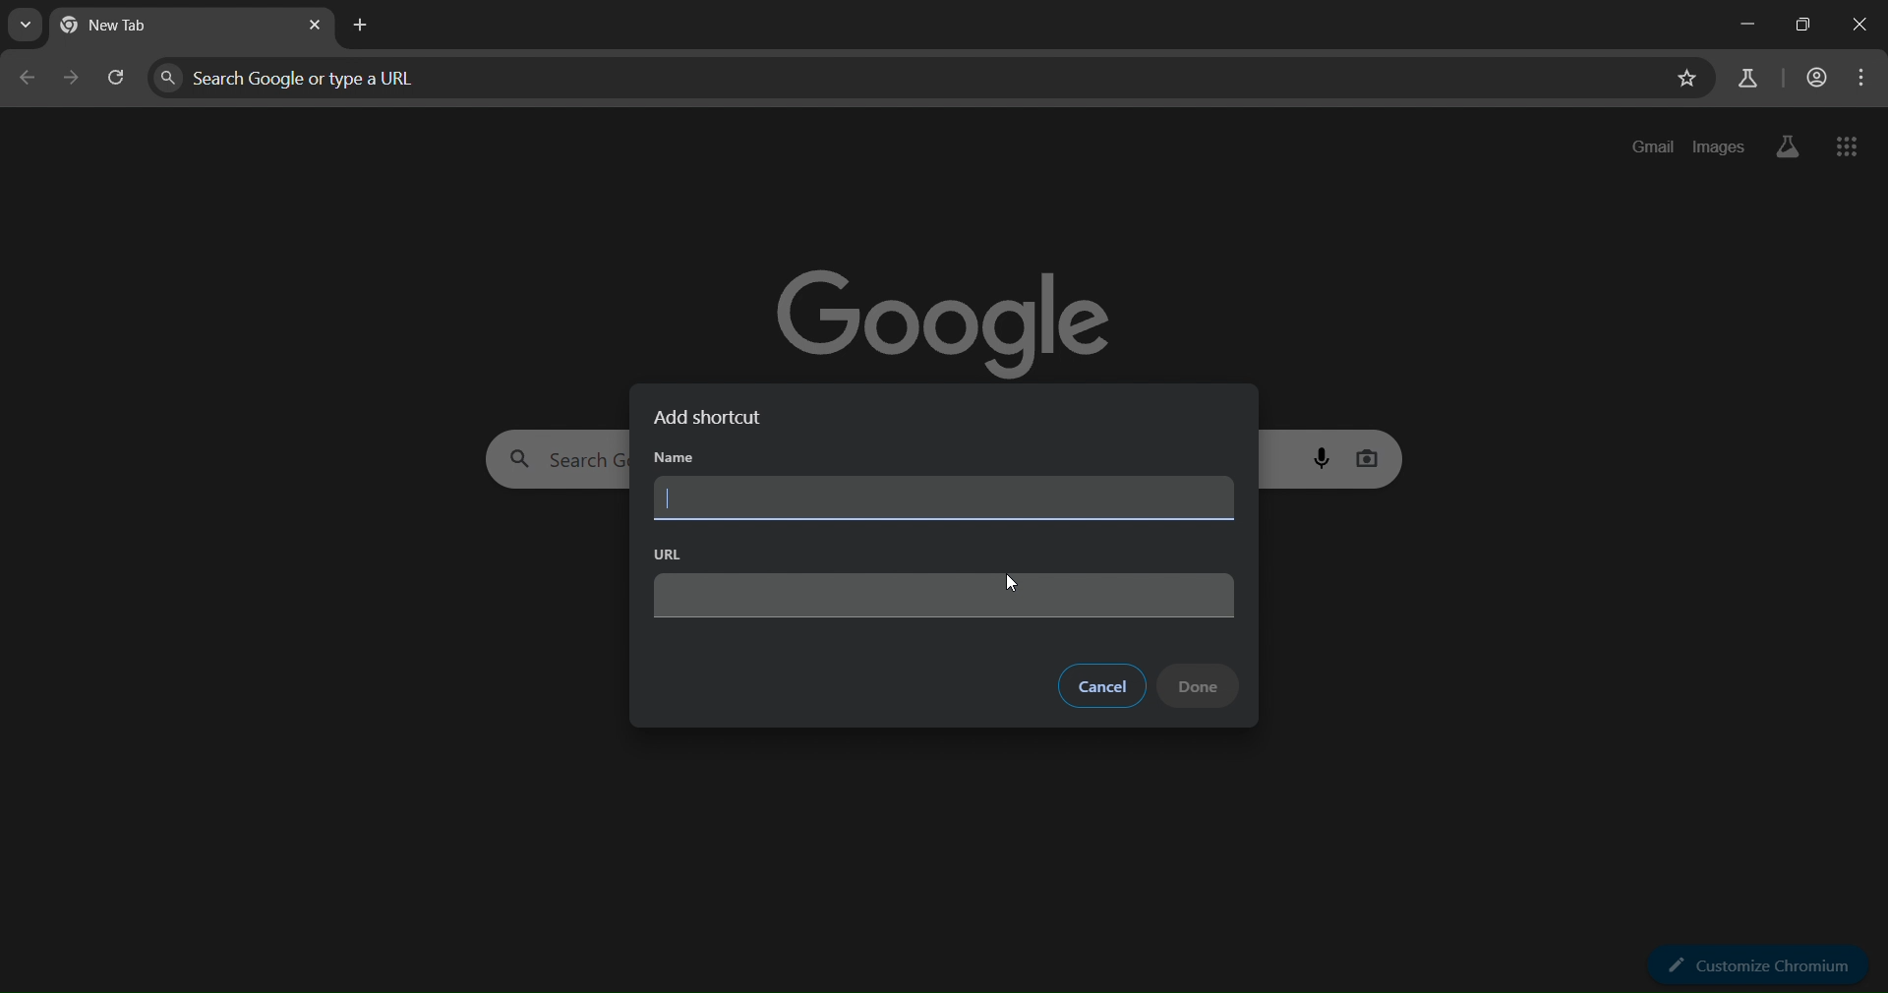  What do you see at coordinates (1011, 585) in the screenshot?
I see `cursor` at bounding box center [1011, 585].